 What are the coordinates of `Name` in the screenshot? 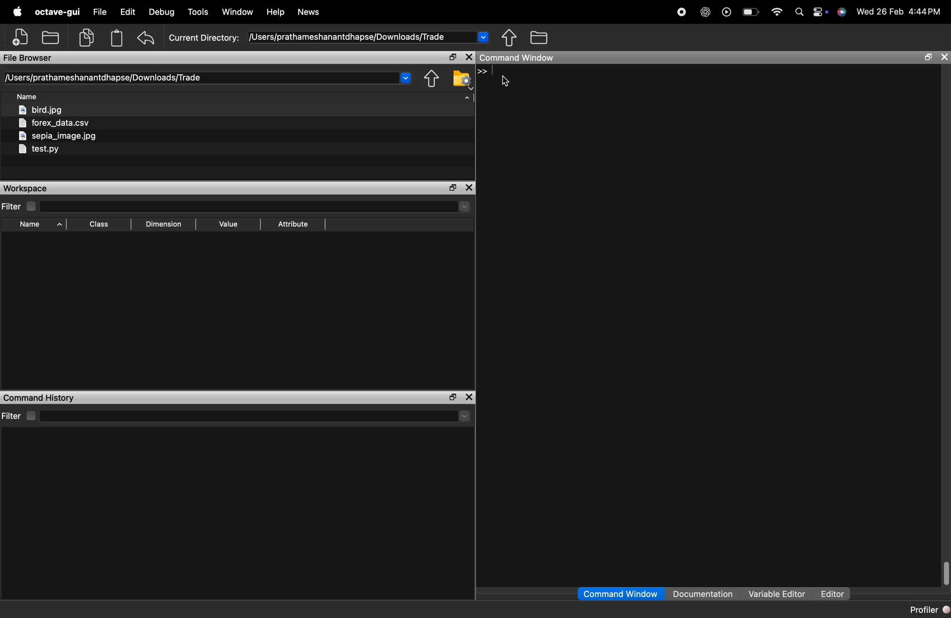 It's located at (27, 96).